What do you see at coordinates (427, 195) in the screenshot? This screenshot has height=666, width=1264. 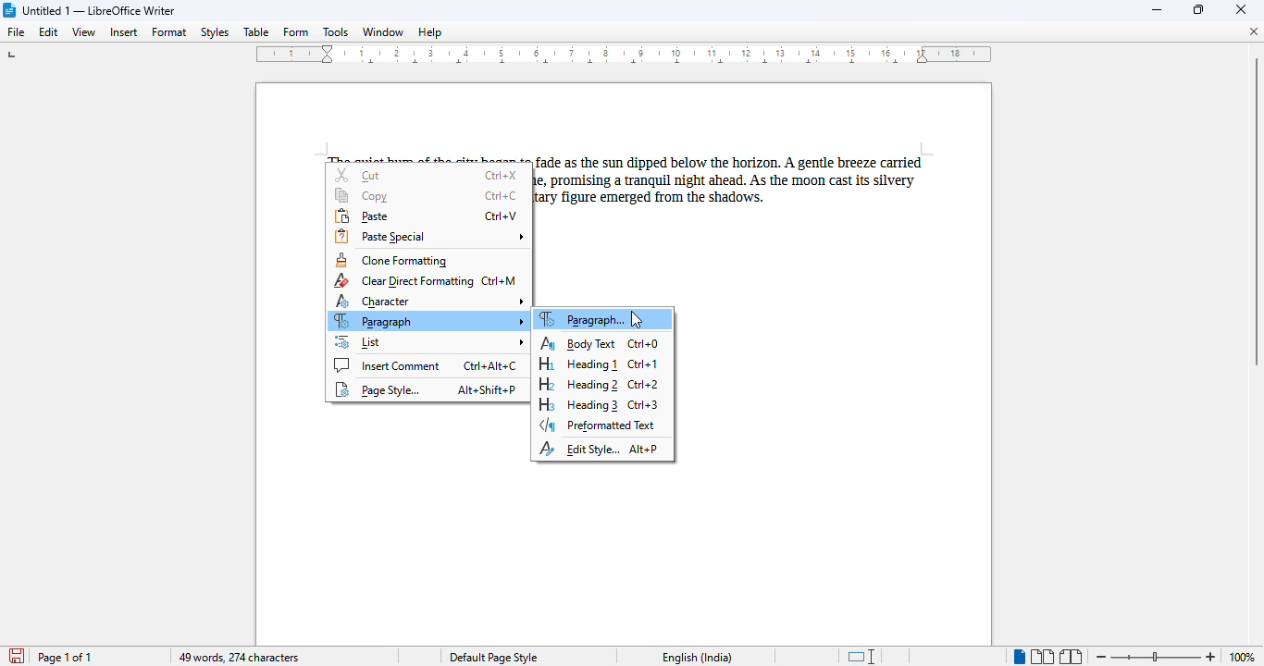 I see `copy` at bounding box center [427, 195].